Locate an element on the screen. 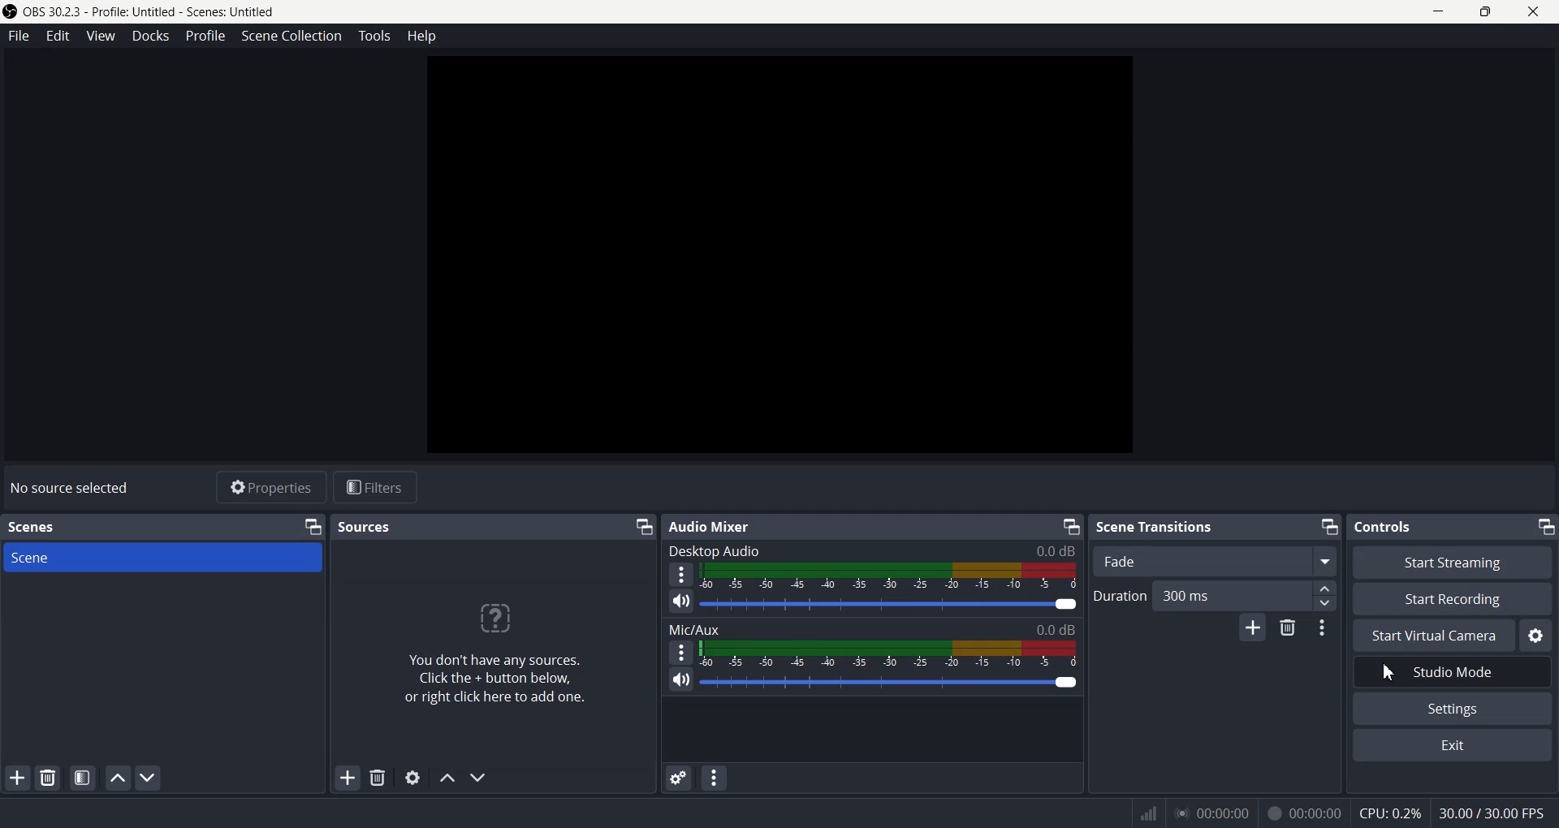  Remove configurable transition is located at coordinates (1288, 627).